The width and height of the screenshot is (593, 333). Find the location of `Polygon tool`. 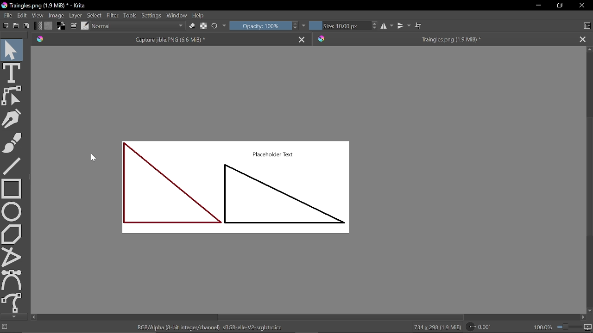

Polygon tool is located at coordinates (12, 234).